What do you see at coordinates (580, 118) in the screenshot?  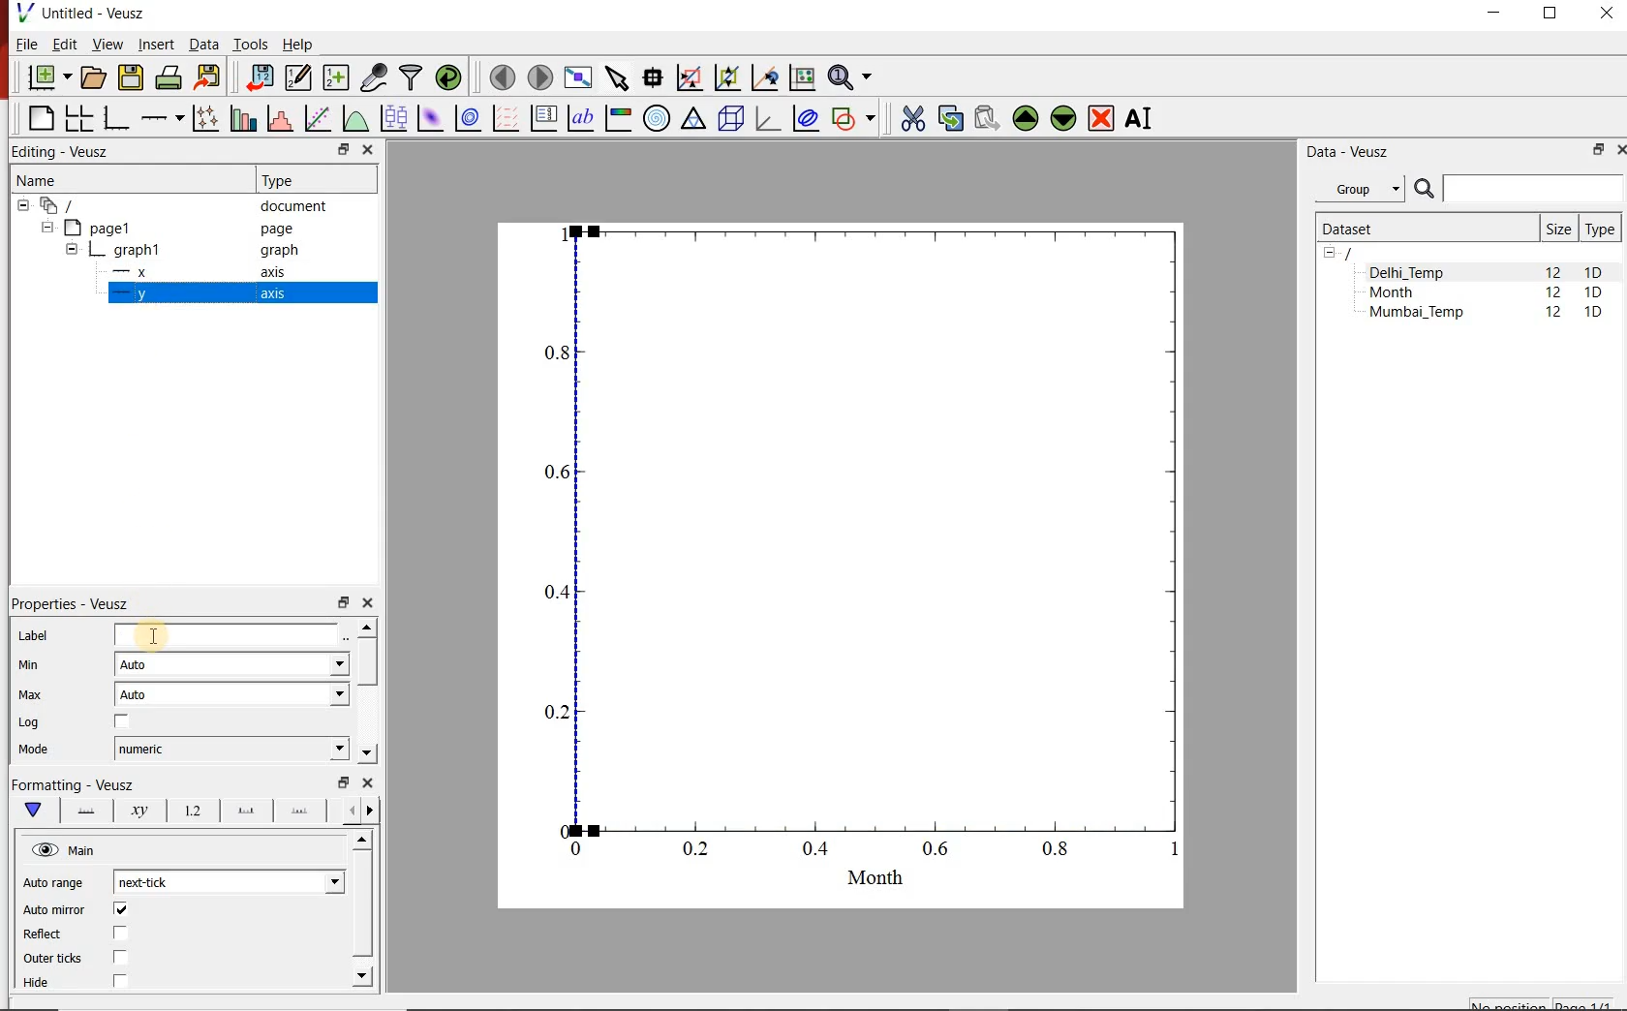 I see `text label` at bounding box center [580, 118].